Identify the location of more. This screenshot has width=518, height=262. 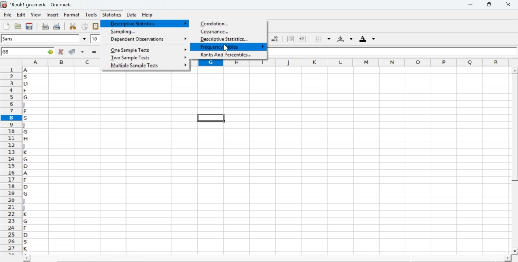
(185, 23).